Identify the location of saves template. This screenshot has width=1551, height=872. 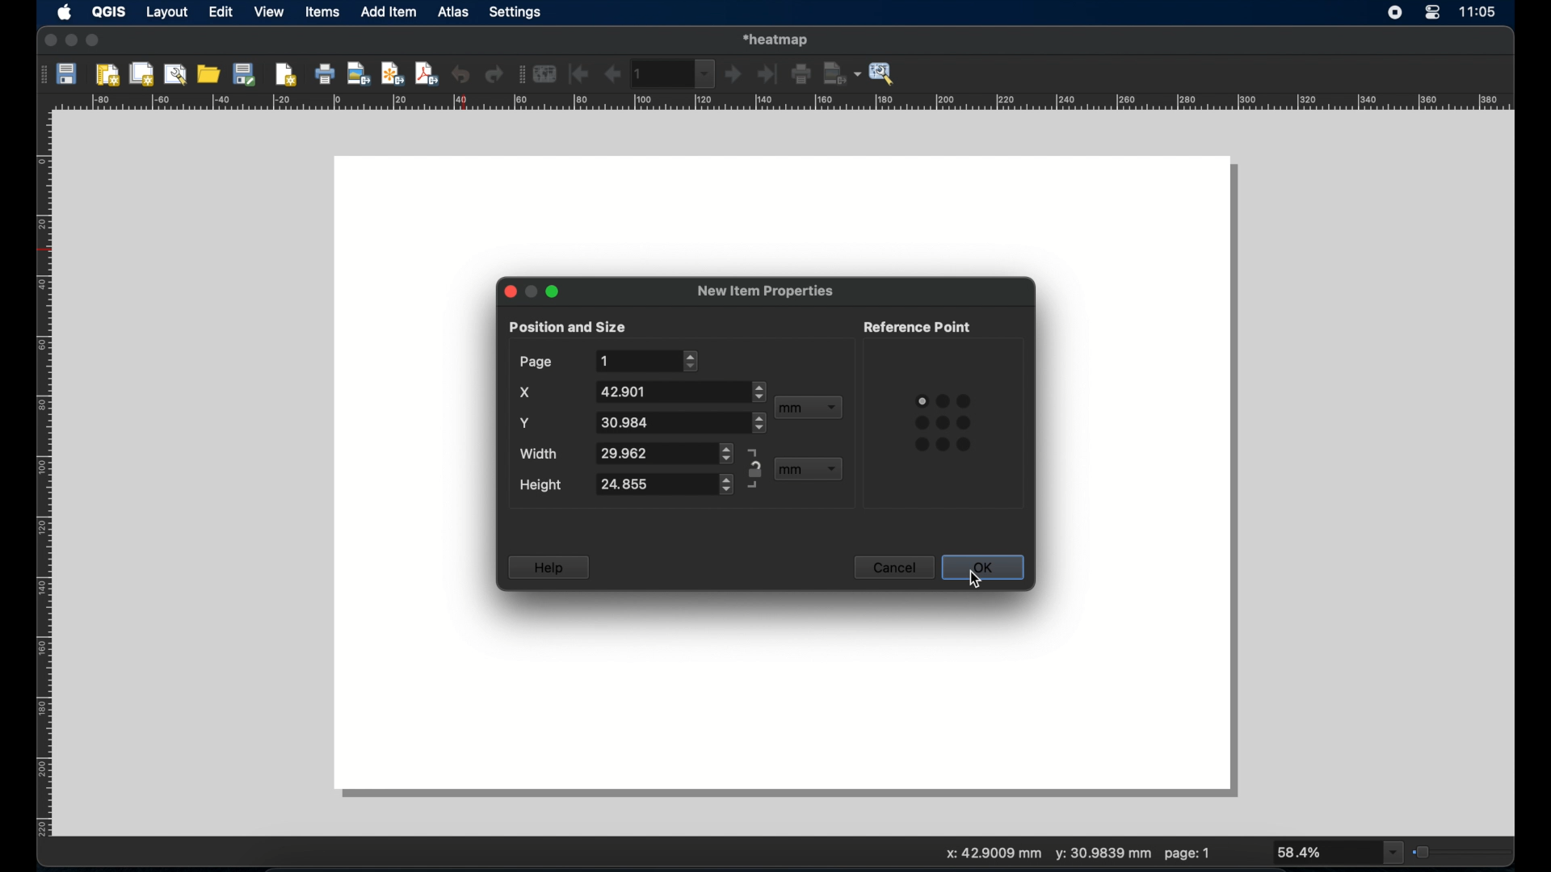
(247, 73).